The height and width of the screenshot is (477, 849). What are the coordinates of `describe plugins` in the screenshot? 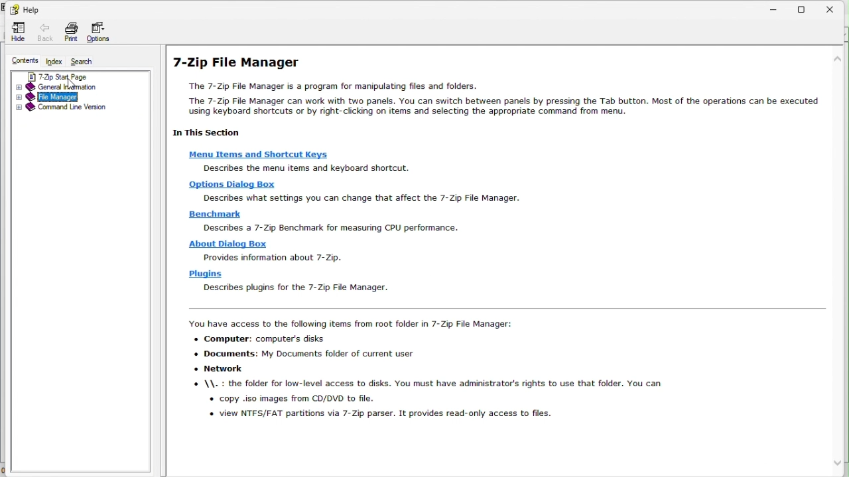 It's located at (306, 288).